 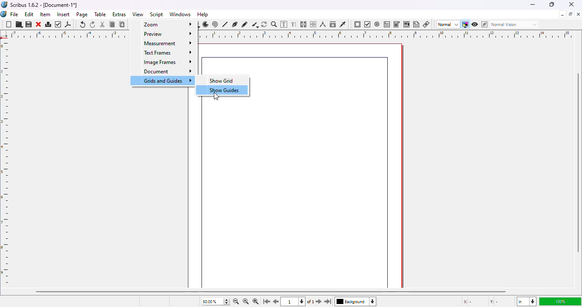 I want to click on freehand line, so click(x=245, y=24).